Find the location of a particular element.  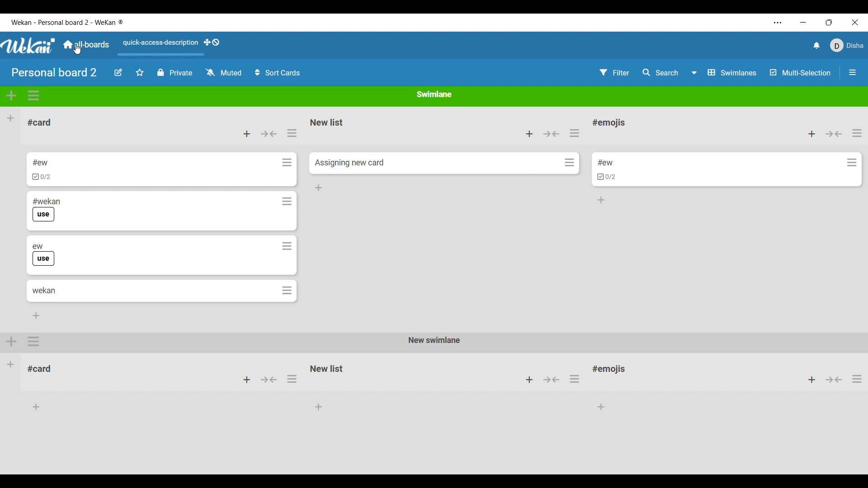

Card actions is located at coordinates (287, 162).